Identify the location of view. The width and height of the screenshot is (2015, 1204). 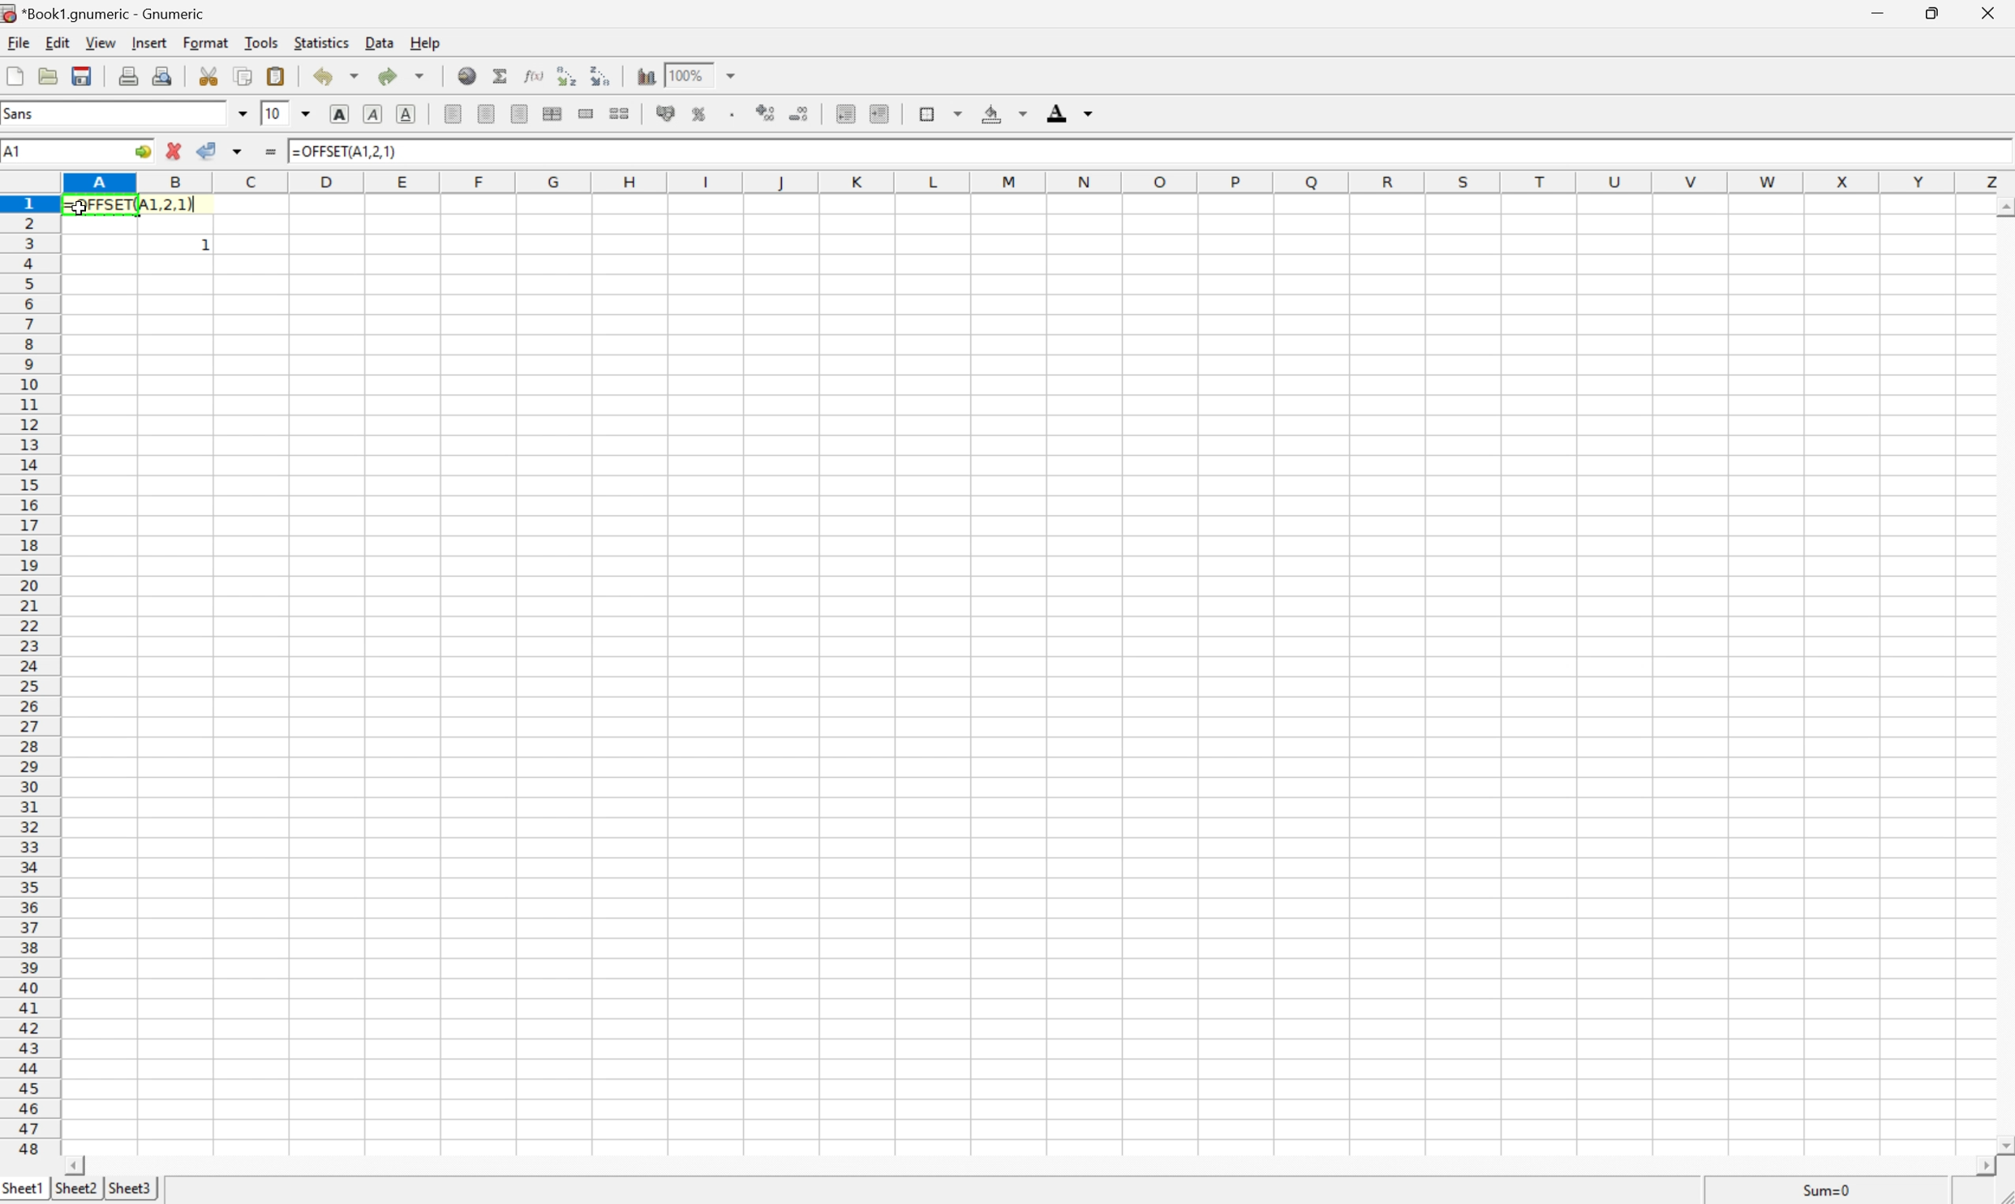
(99, 44).